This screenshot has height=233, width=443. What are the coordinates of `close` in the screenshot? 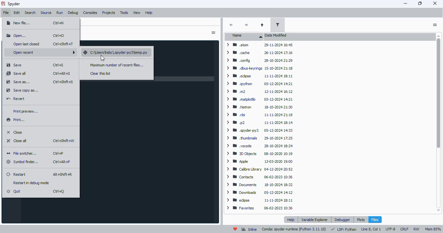 It's located at (15, 132).